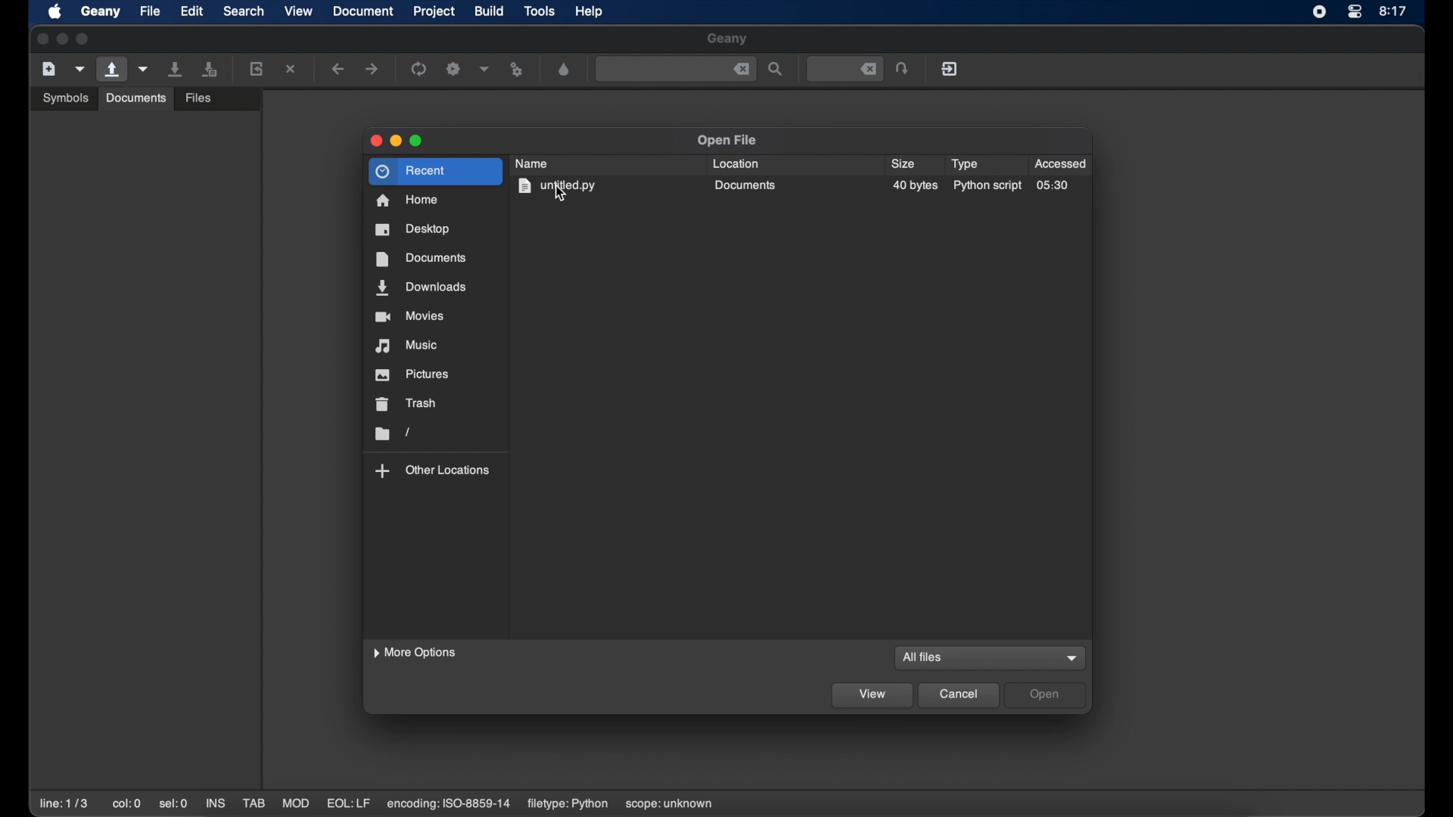 This screenshot has height=817, width=1453. What do you see at coordinates (776, 69) in the screenshot?
I see `find the entered text in current file` at bounding box center [776, 69].